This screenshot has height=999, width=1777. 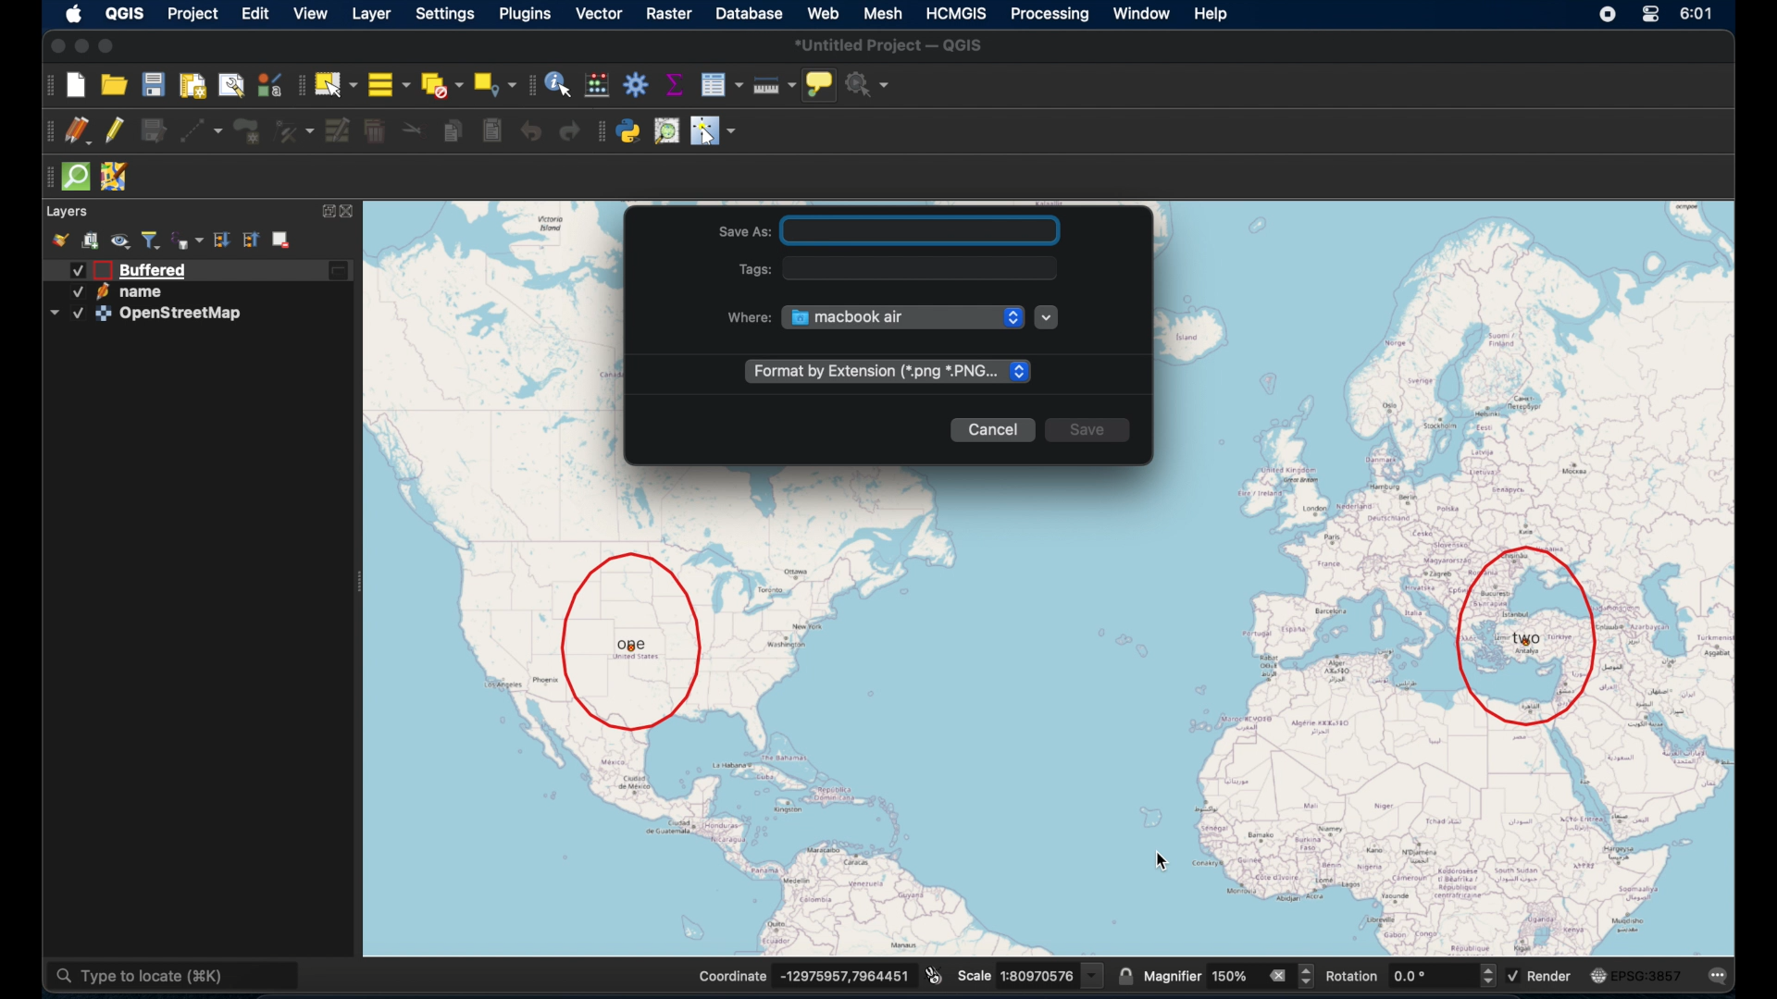 I want to click on no action selected, so click(x=870, y=84).